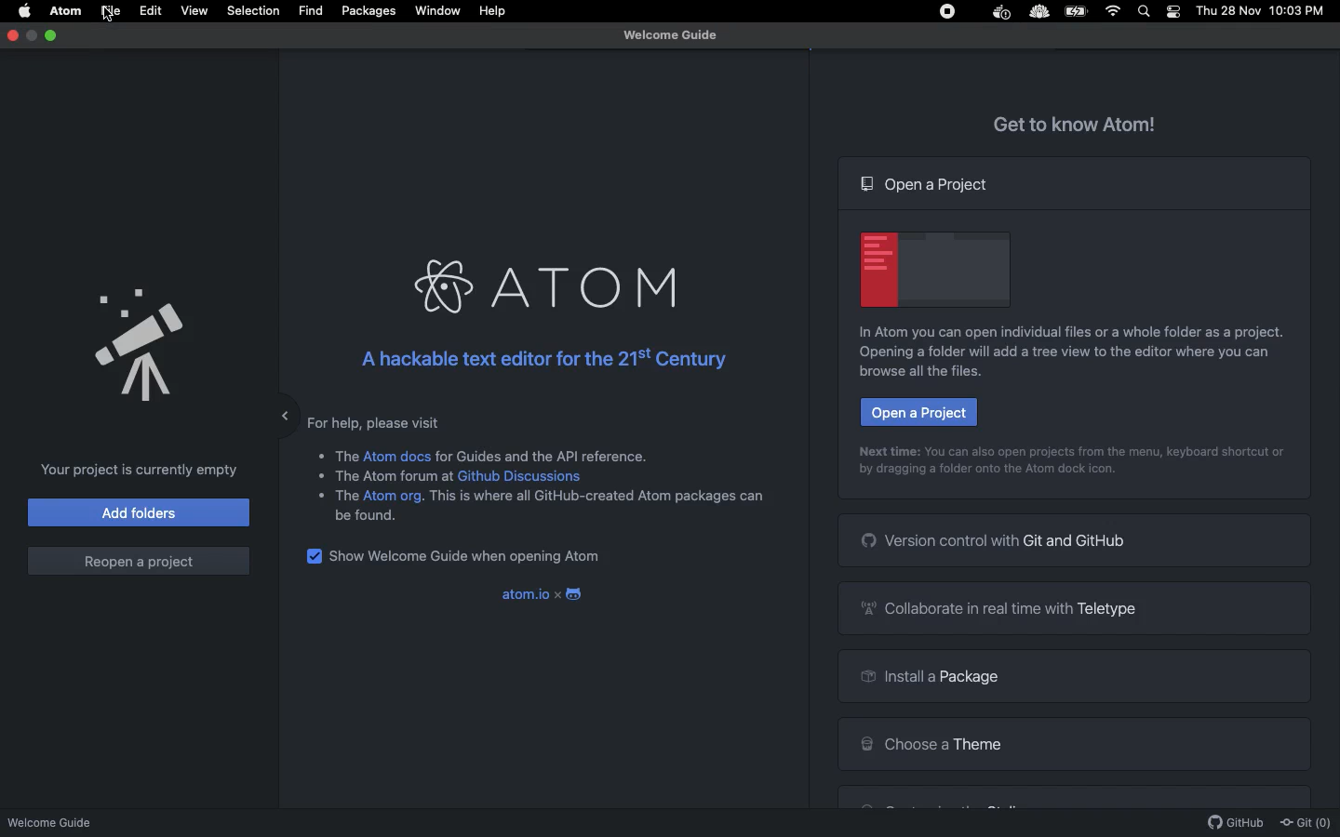 This screenshot has height=837, width=1340. What do you see at coordinates (1229, 11) in the screenshot?
I see `Date` at bounding box center [1229, 11].